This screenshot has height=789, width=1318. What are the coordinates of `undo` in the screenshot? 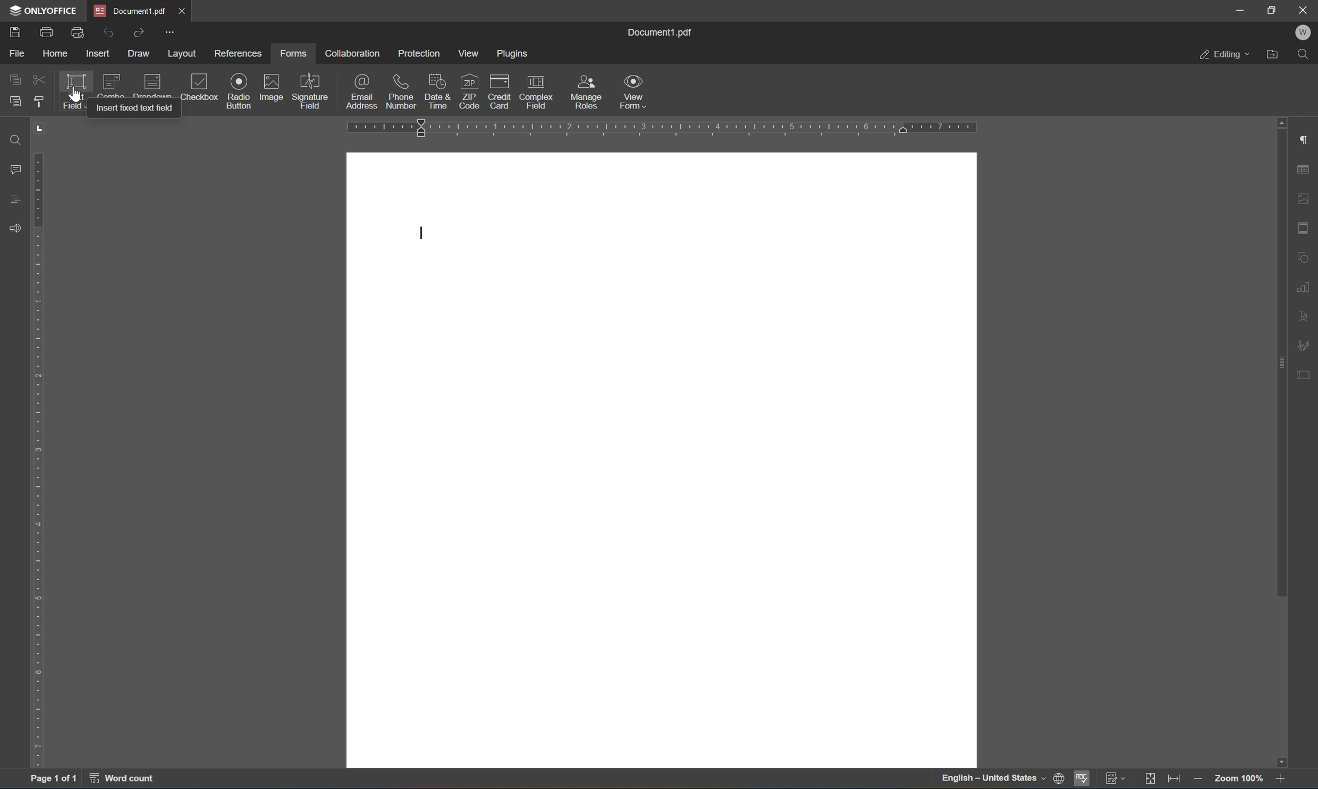 It's located at (105, 33).